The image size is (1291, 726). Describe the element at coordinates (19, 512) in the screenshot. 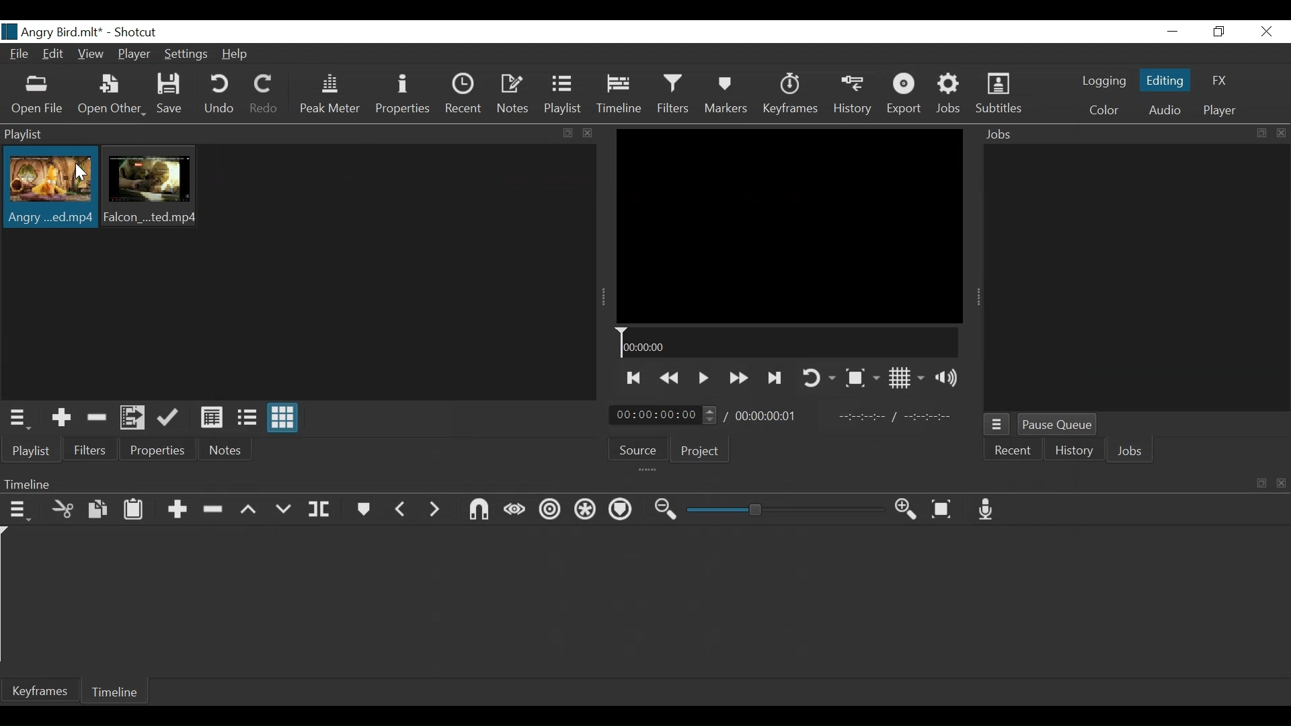

I see `Timeline menu` at that location.